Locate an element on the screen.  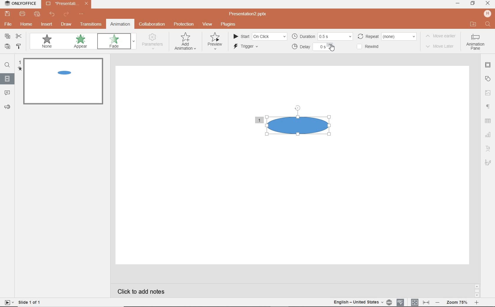
fade is located at coordinates (114, 41).